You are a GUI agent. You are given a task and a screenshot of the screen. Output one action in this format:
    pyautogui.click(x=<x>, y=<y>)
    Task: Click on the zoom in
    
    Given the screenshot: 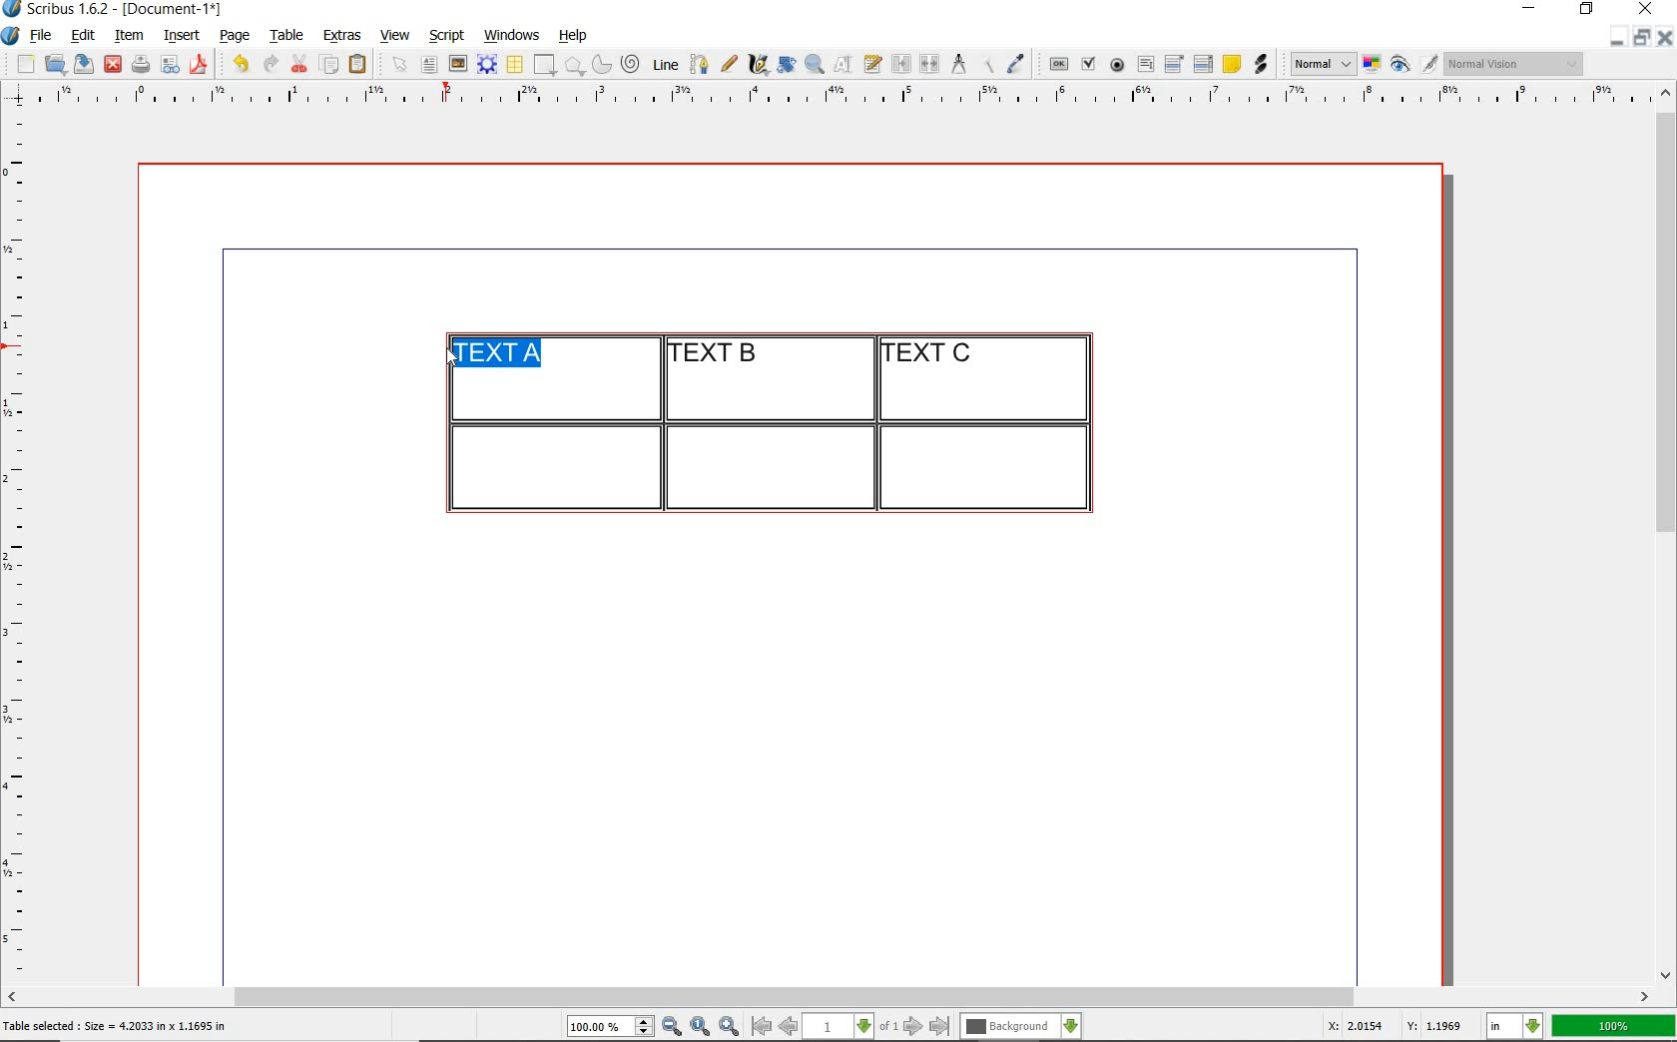 What is the action you would take?
    pyautogui.click(x=730, y=1027)
    